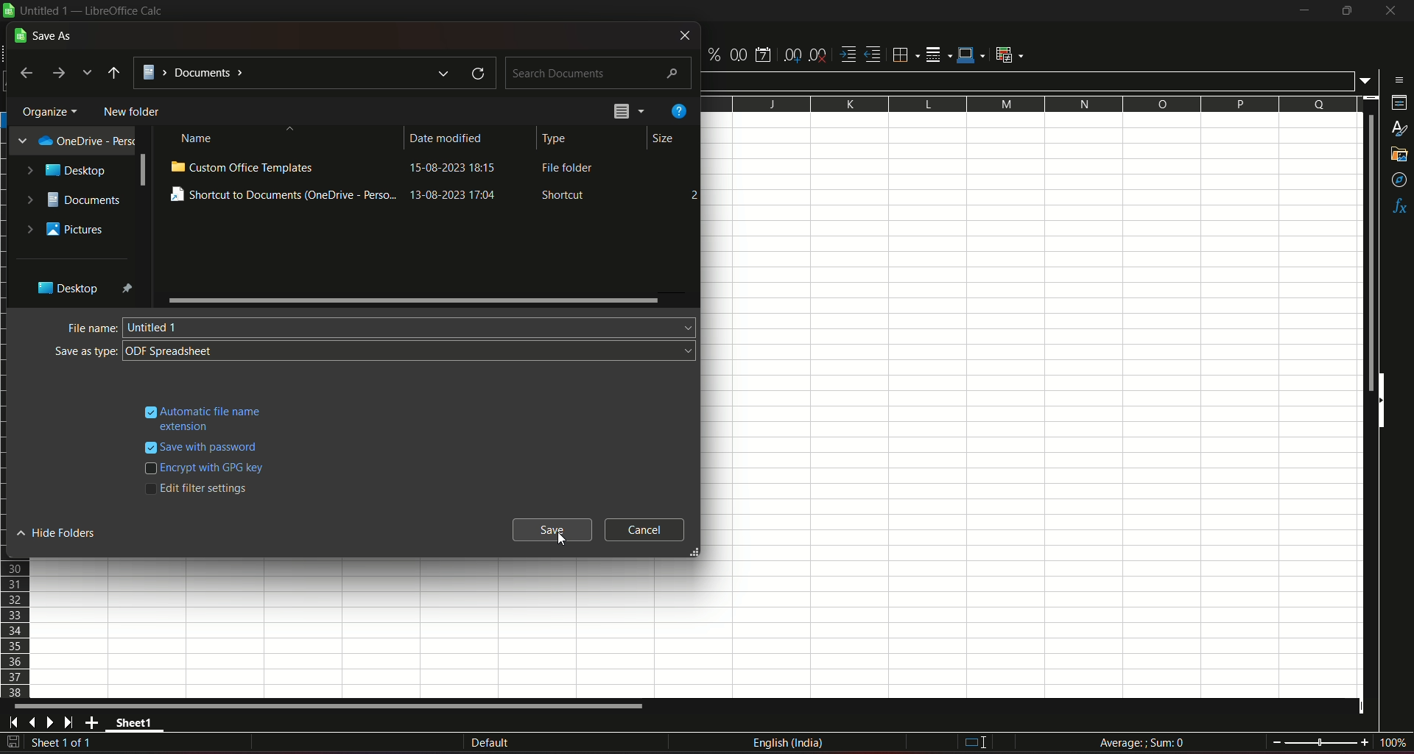 Image resolution: width=1414 pixels, height=754 pixels. I want to click on horizontal scroll, so click(333, 706).